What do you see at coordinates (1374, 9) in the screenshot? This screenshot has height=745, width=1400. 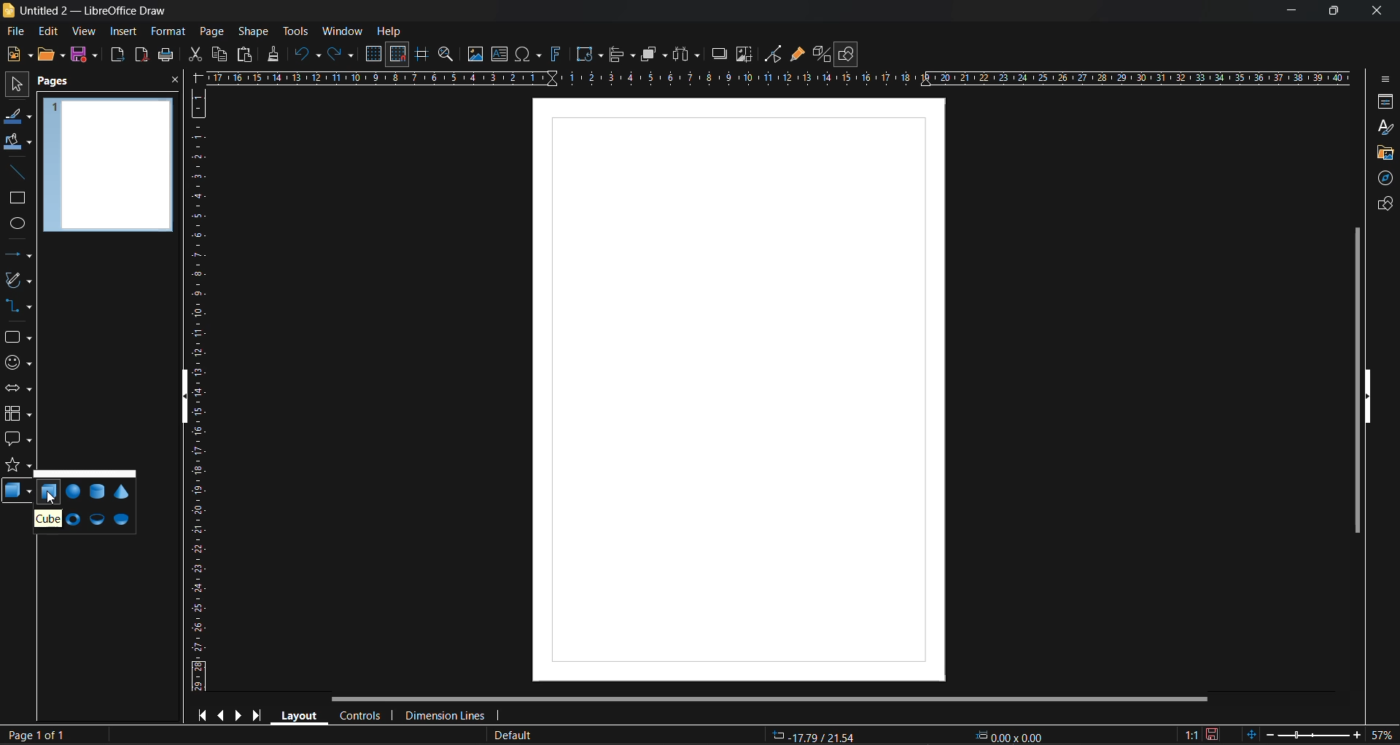 I see `close` at bounding box center [1374, 9].